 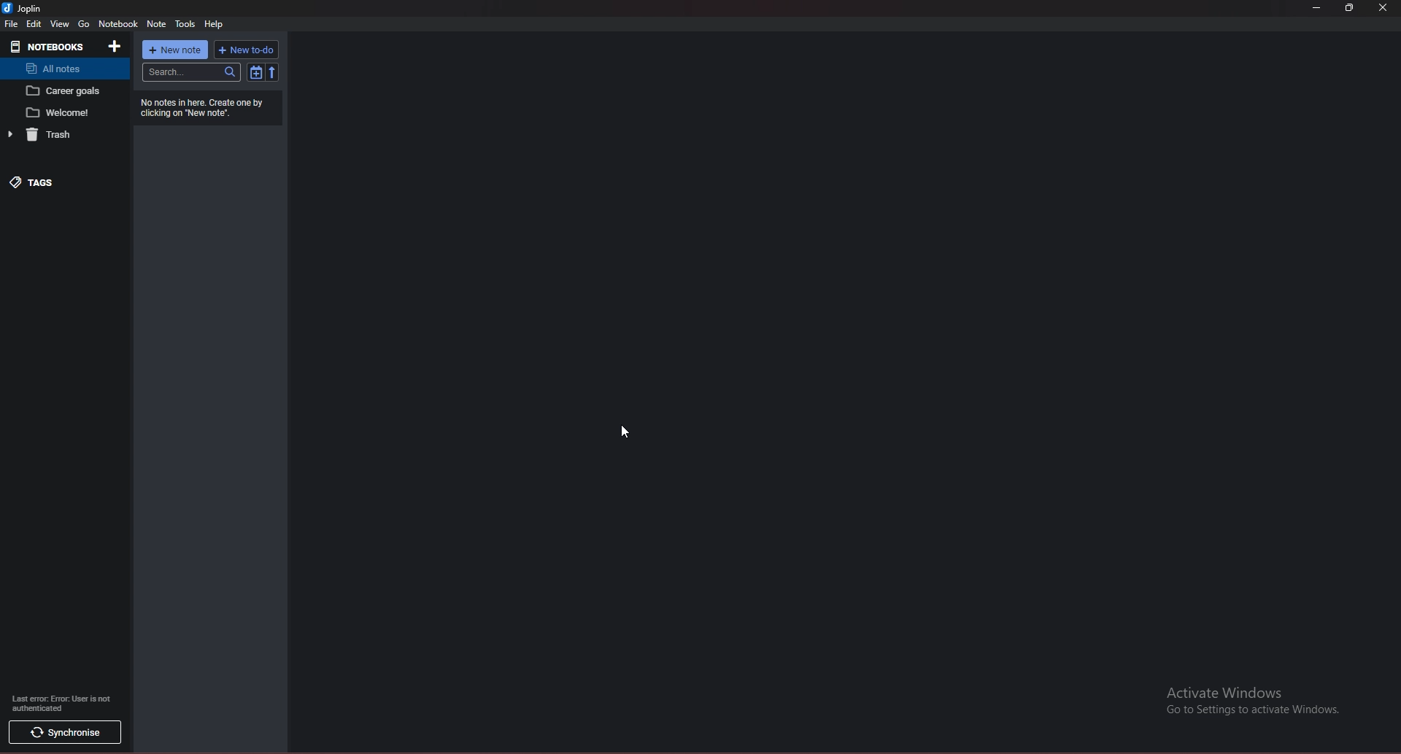 I want to click on info, so click(x=207, y=108).